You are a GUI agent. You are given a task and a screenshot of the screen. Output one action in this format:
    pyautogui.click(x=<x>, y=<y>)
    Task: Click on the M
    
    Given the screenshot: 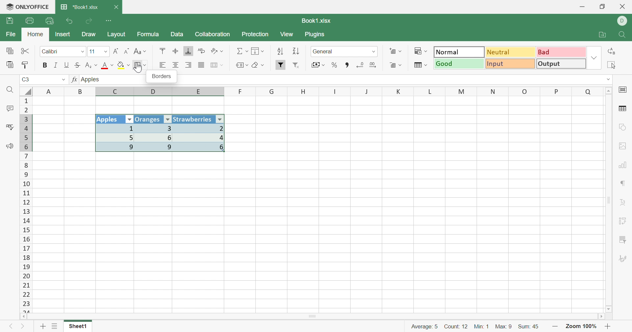 What is the action you would take?
    pyautogui.click(x=461, y=91)
    